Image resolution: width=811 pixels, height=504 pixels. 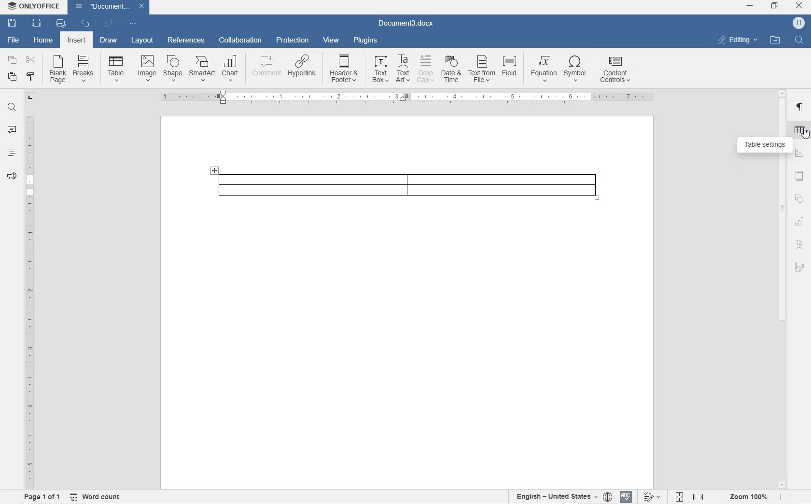 What do you see at coordinates (132, 23) in the screenshot?
I see `CUSTOMIZE QUICK ACCESS TOOLBAR` at bounding box center [132, 23].